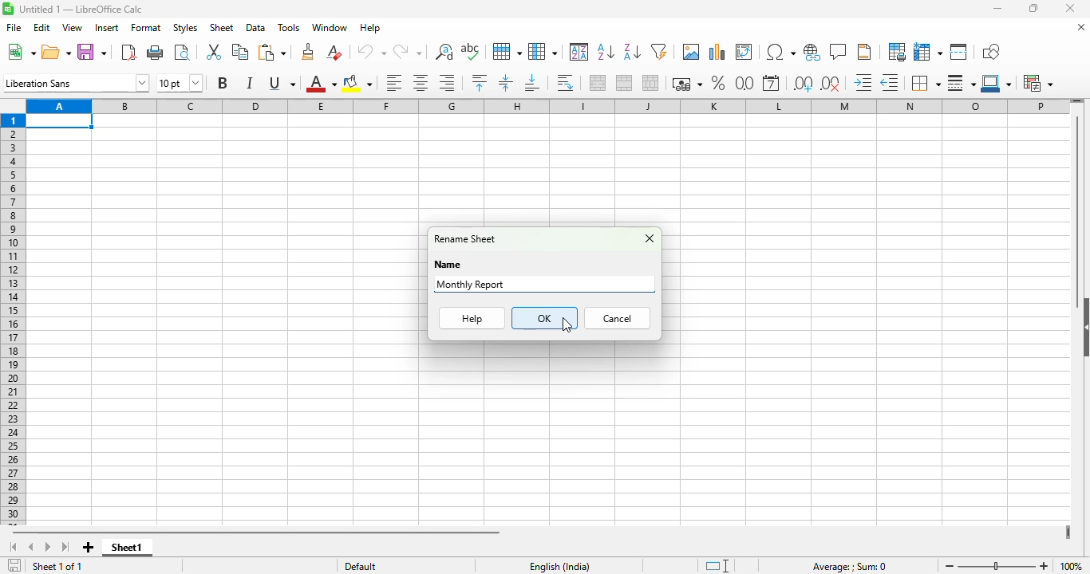 The width and height of the screenshot is (1090, 574). I want to click on add new sheet, so click(89, 548).